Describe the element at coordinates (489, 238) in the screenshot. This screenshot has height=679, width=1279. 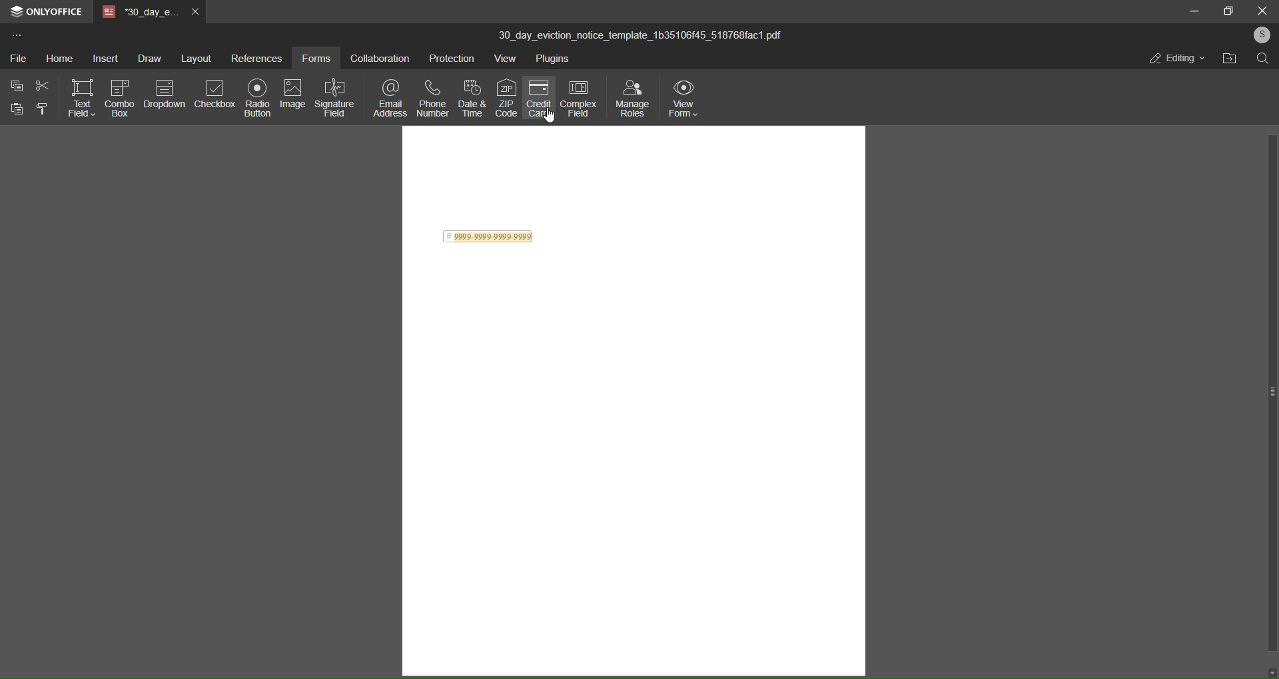
I see `write credit card here` at that location.